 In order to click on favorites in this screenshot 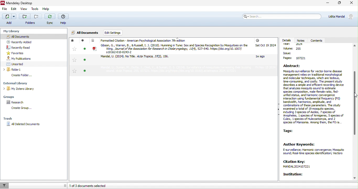, I will do `click(74, 56)`.